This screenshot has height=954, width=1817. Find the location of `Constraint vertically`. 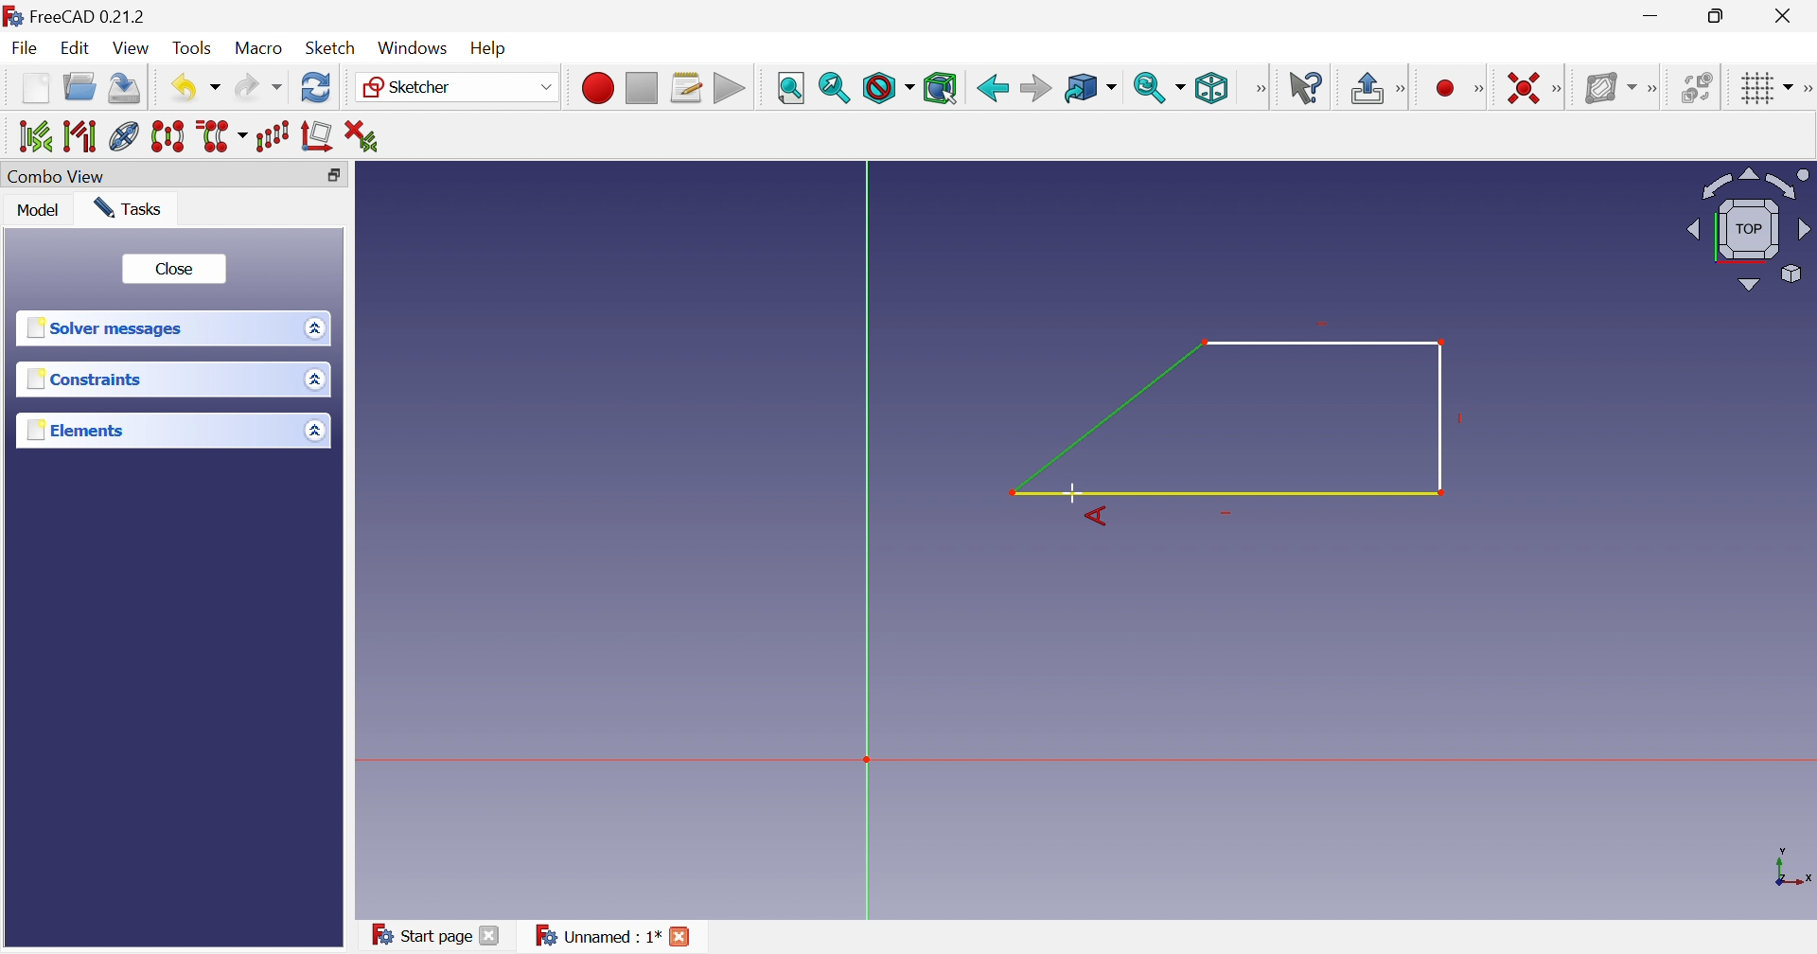

Constraint vertically is located at coordinates (1451, 86).